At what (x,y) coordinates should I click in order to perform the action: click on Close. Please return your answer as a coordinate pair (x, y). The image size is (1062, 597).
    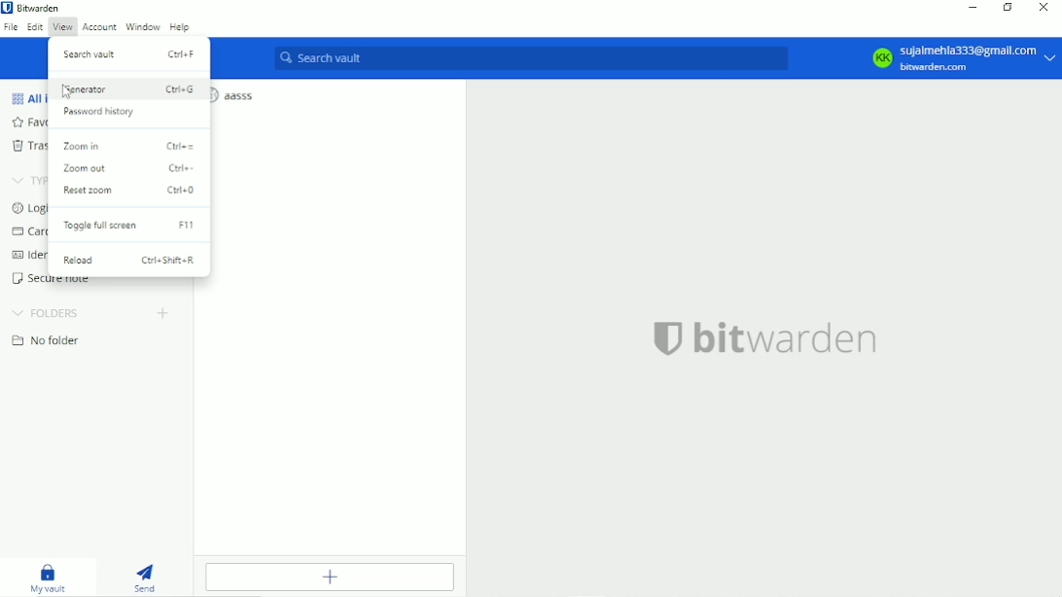
    Looking at the image, I should click on (1044, 8).